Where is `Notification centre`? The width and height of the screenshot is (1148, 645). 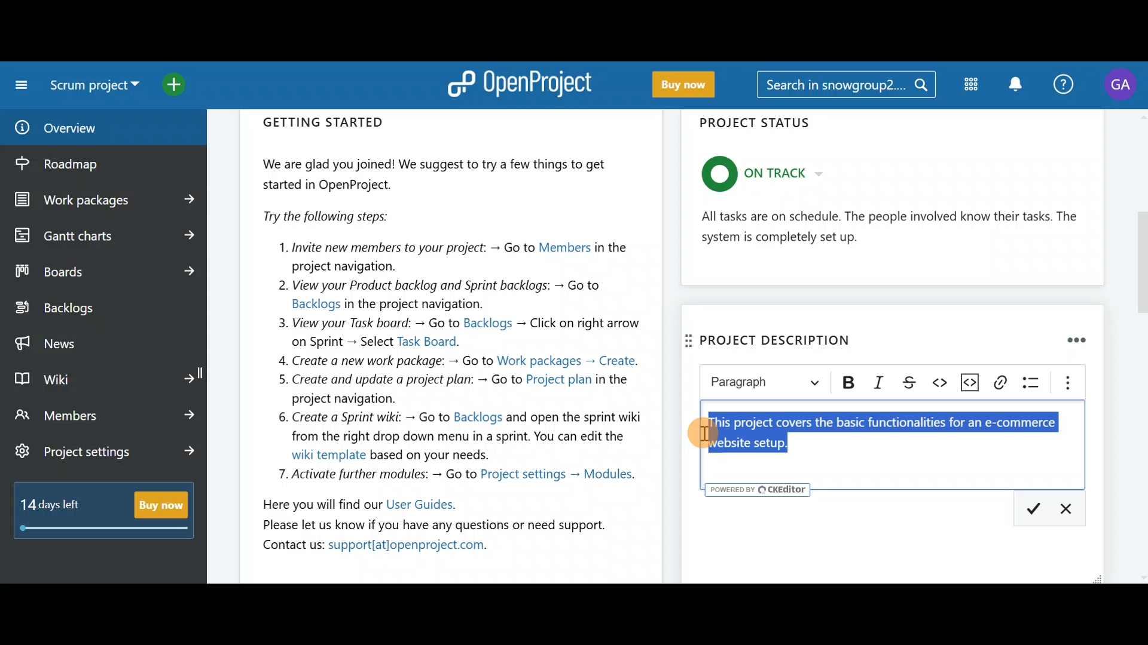 Notification centre is located at coordinates (1012, 84).